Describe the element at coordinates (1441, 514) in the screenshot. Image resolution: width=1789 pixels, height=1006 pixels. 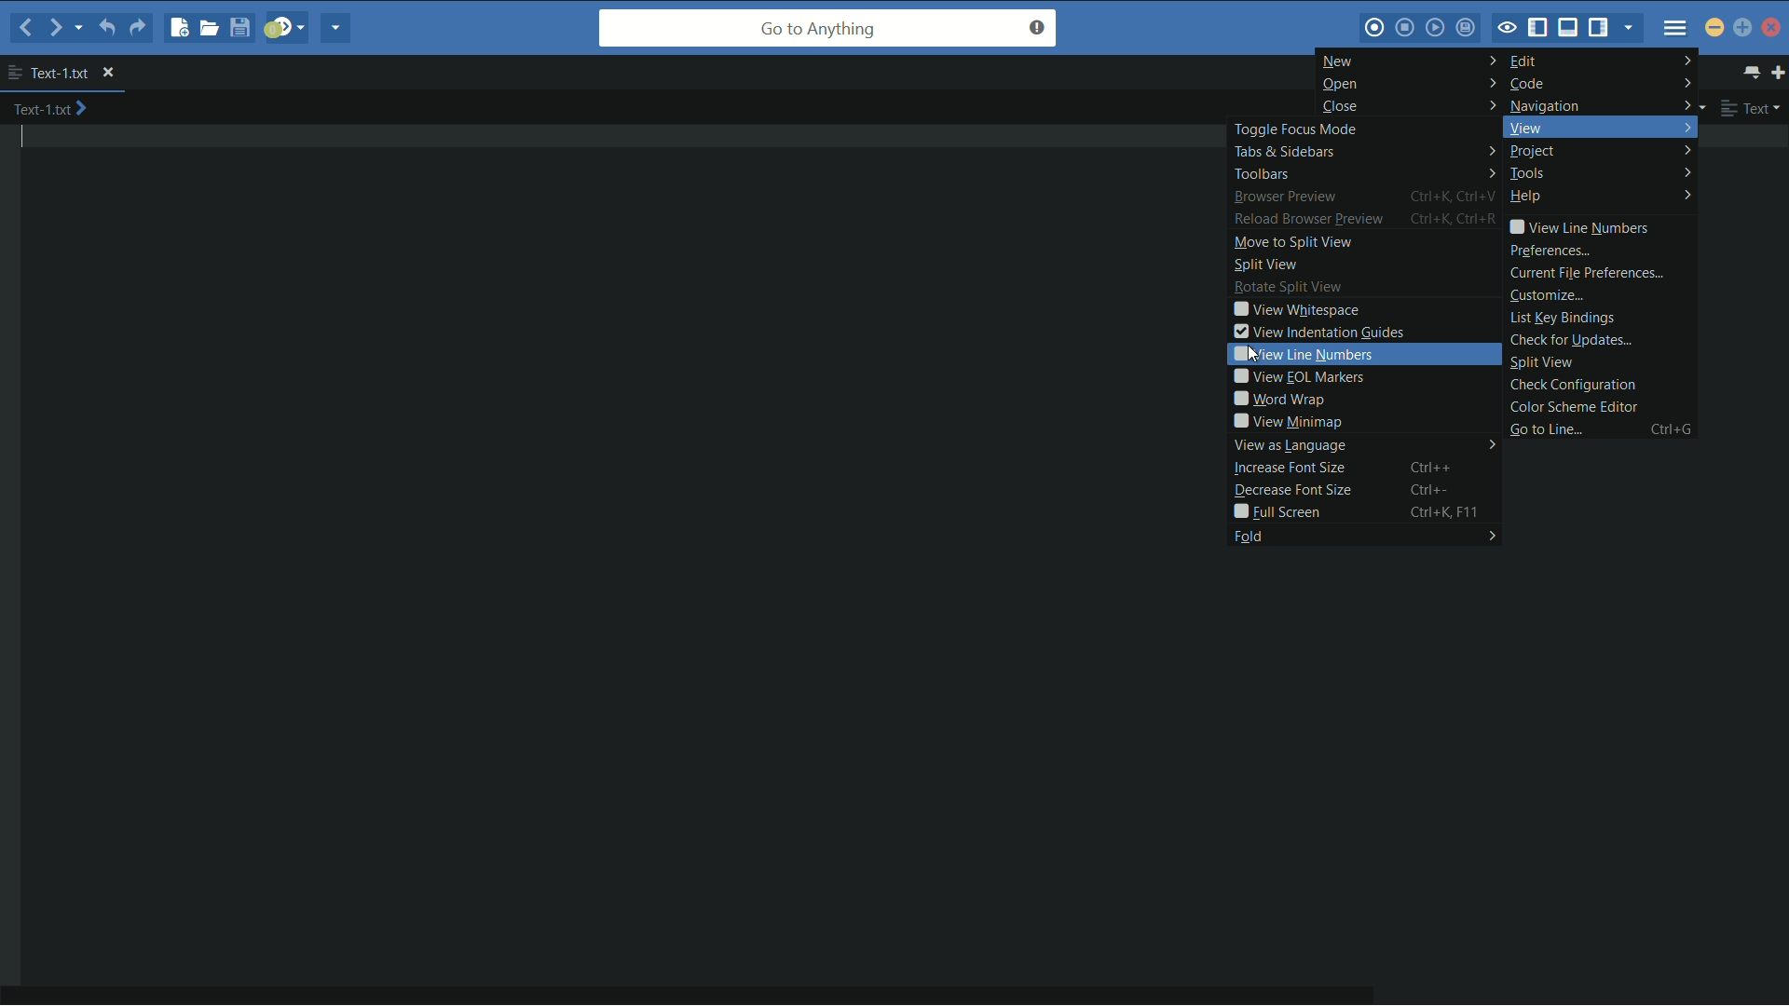
I see `Ctrl+K, F11` at that location.